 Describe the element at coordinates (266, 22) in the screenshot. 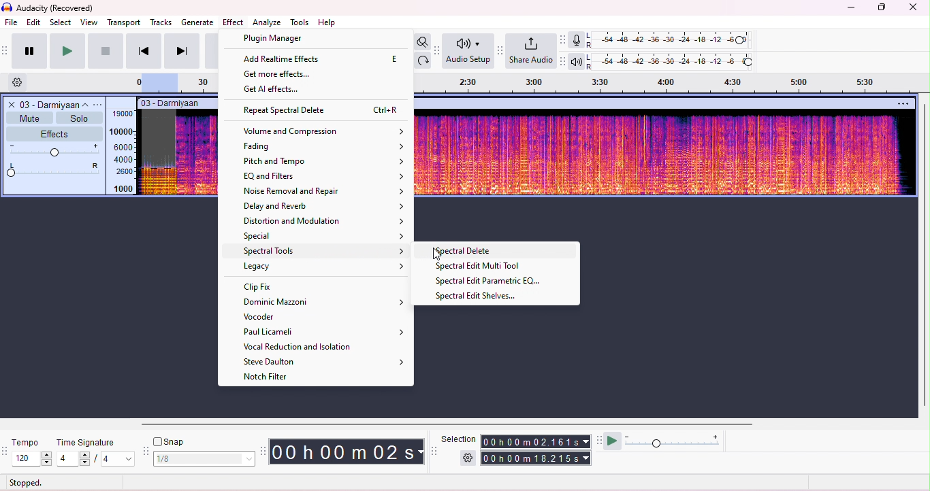

I see `analyze` at that location.